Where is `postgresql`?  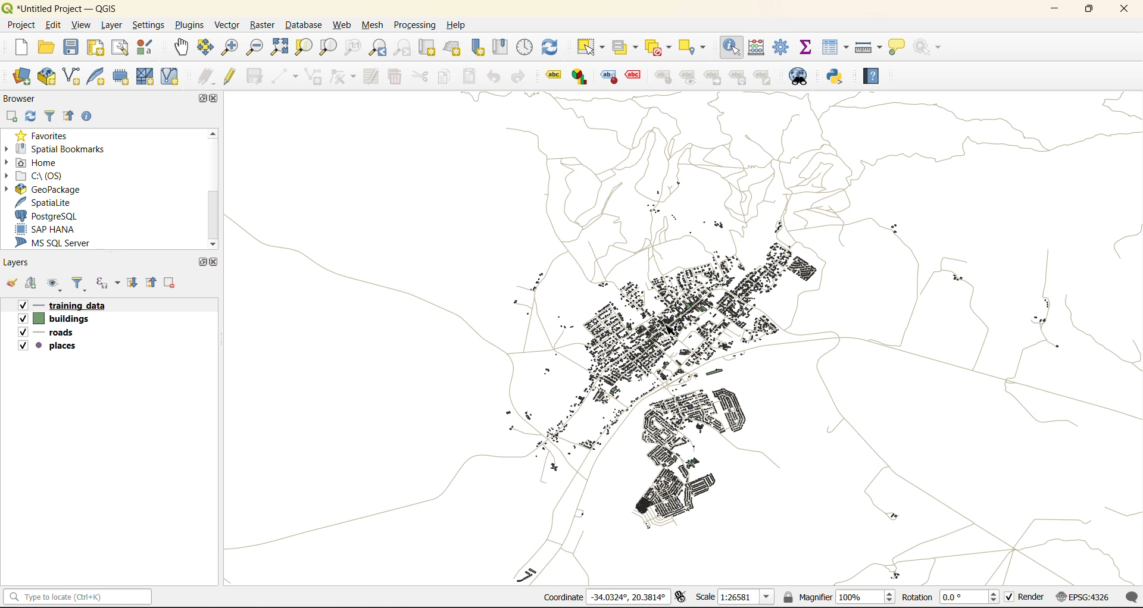
postgresql is located at coordinates (55, 216).